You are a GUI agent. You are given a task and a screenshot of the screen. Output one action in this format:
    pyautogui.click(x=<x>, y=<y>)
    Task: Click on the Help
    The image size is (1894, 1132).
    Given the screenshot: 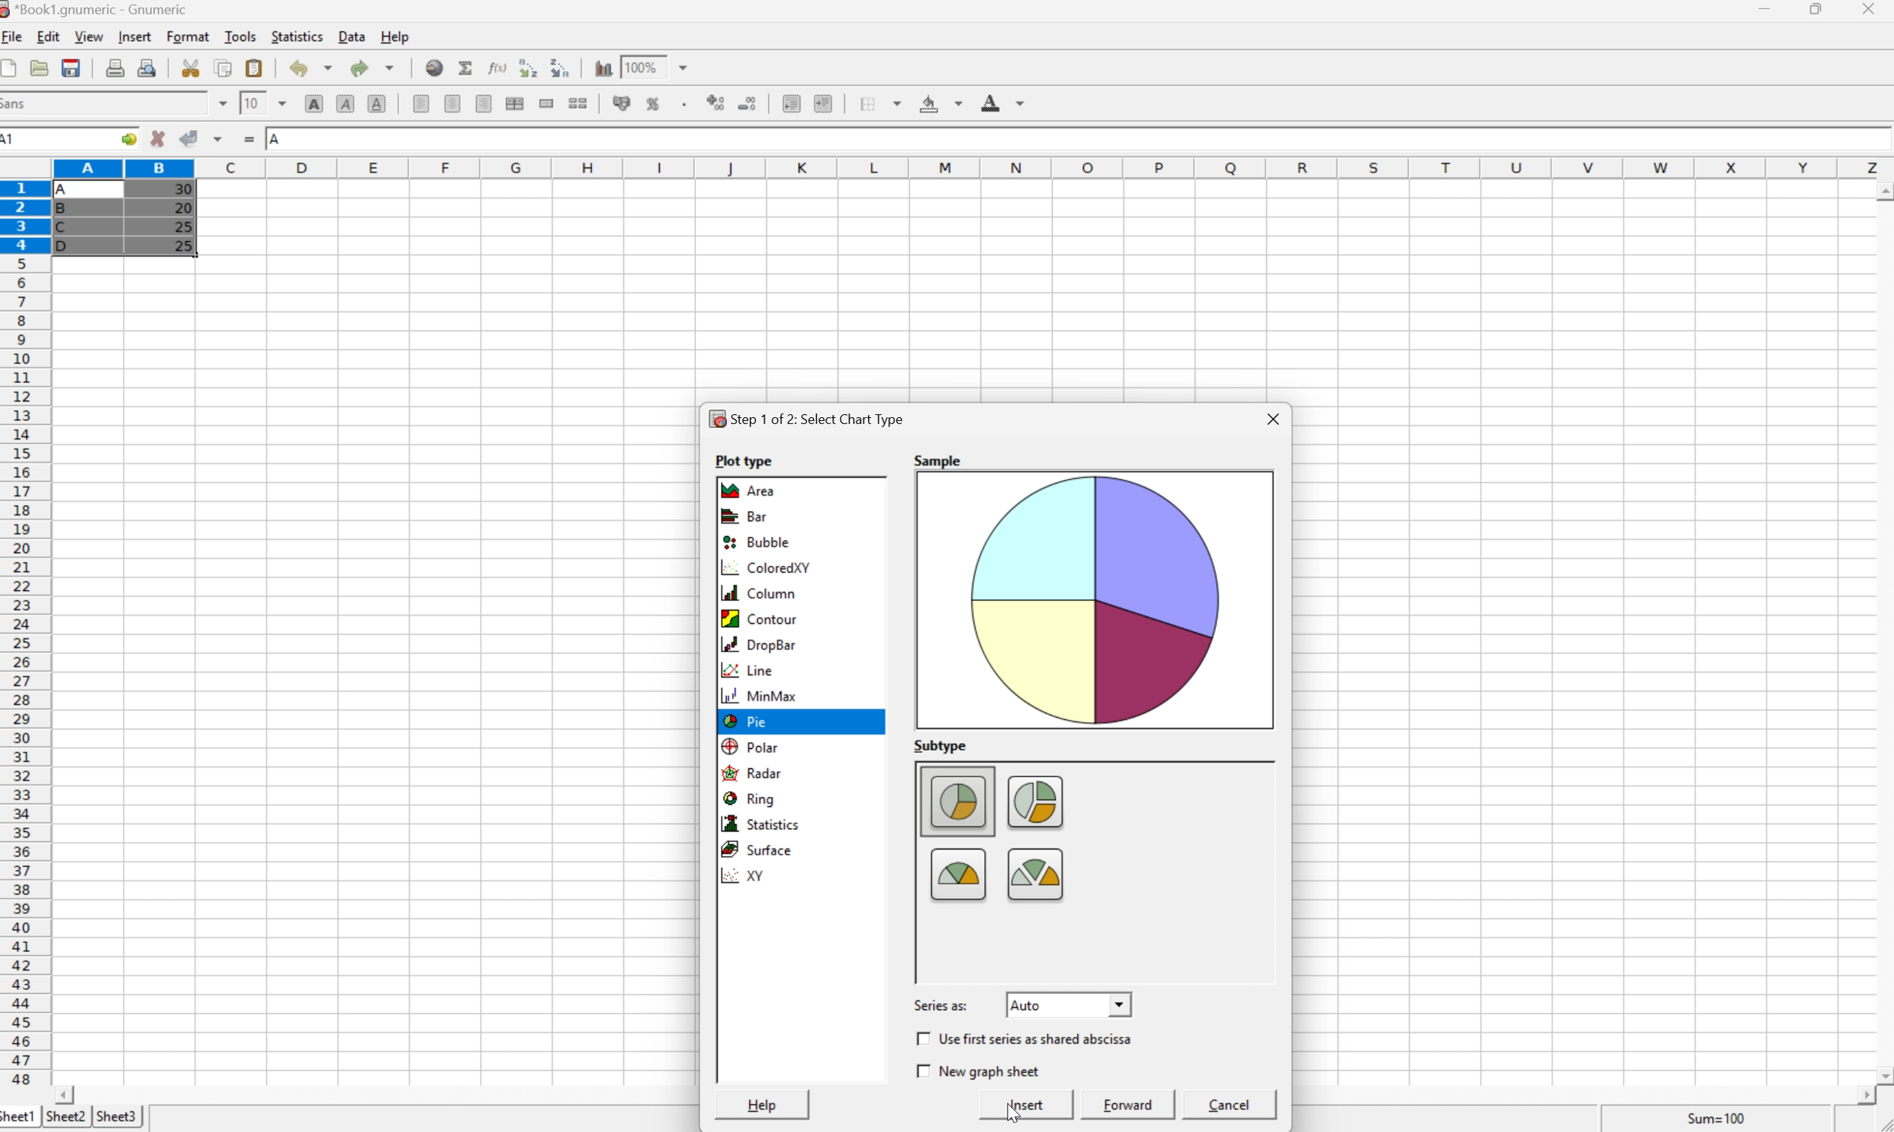 What is the action you would take?
    pyautogui.click(x=764, y=1105)
    